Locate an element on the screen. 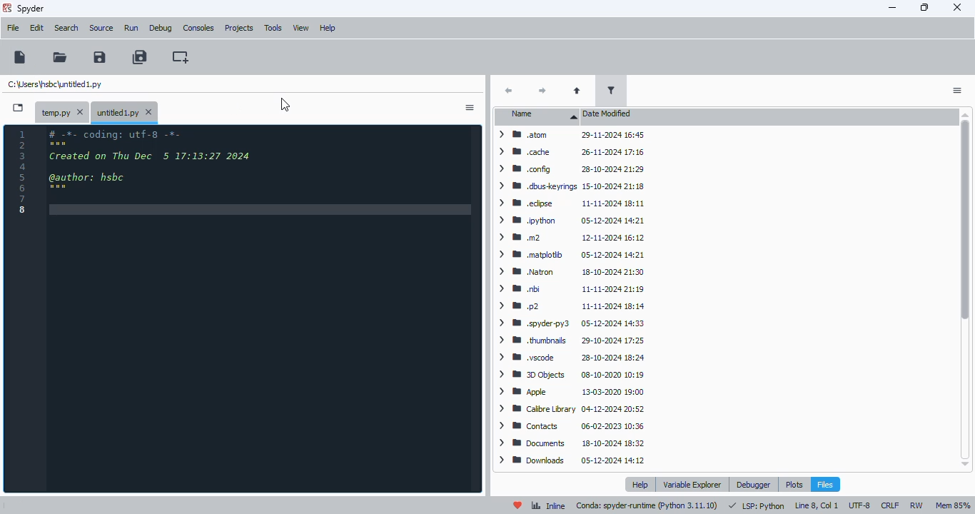 The image size is (975, 514). save file is located at coordinates (99, 56).